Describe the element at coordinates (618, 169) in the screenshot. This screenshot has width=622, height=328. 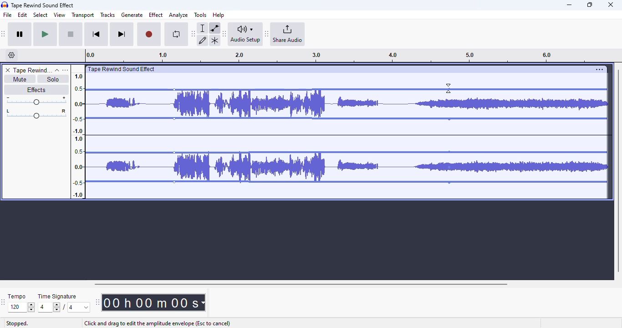
I see `vertical scroll bar` at that location.